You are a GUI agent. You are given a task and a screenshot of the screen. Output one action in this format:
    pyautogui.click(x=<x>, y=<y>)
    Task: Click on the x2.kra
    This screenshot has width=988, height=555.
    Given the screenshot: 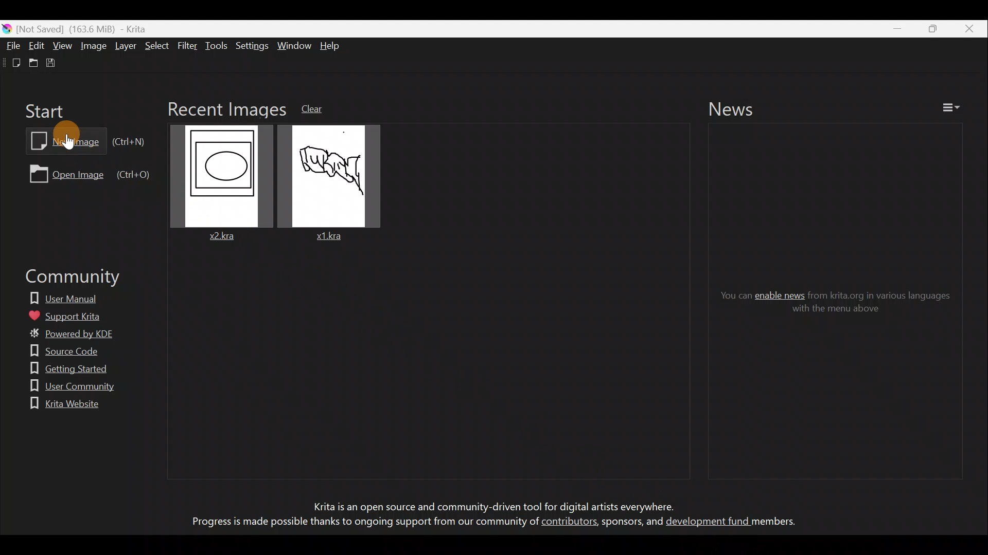 What is the action you would take?
    pyautogui.click(x=222, y=186)
    